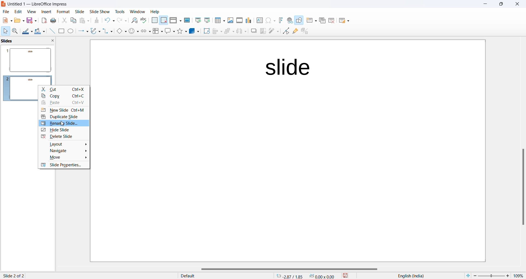  I want to click on Find and replace, so click(133, 21).